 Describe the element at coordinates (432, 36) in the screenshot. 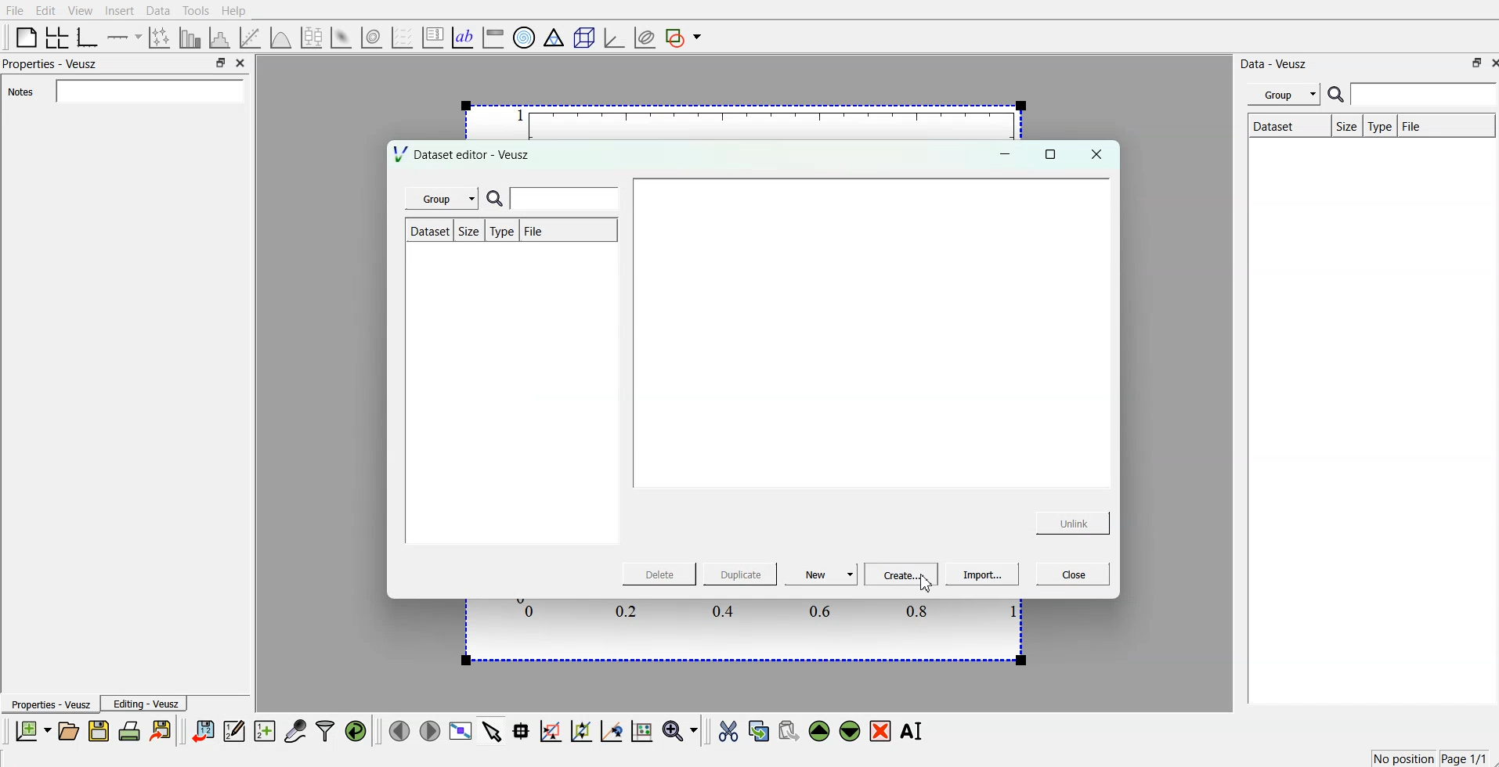

I see `plot key` at that location.